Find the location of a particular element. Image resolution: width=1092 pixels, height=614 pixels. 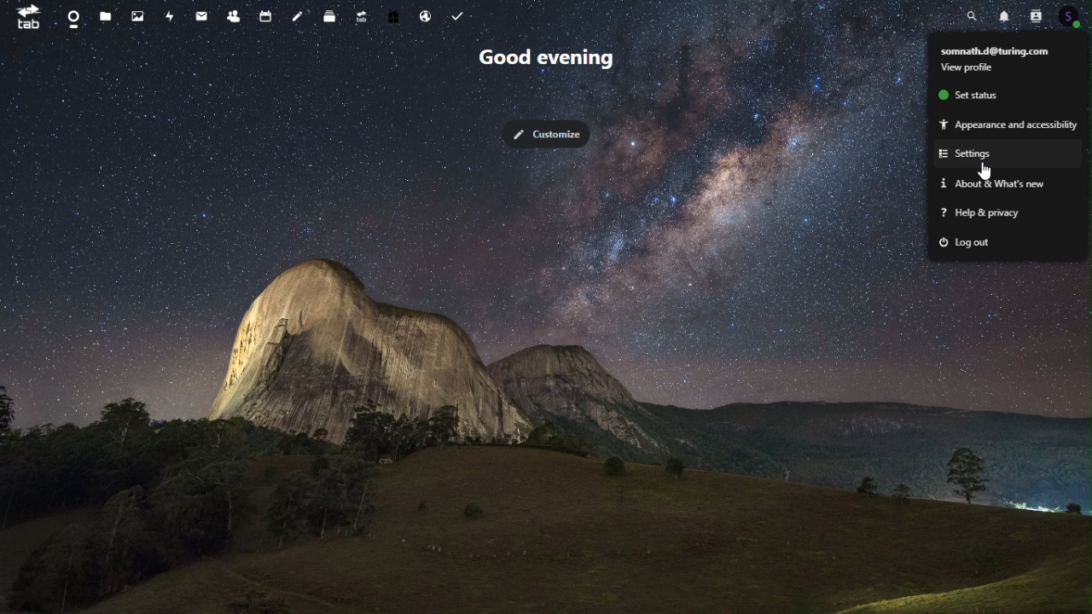

task is located at coordinates (455, 15).